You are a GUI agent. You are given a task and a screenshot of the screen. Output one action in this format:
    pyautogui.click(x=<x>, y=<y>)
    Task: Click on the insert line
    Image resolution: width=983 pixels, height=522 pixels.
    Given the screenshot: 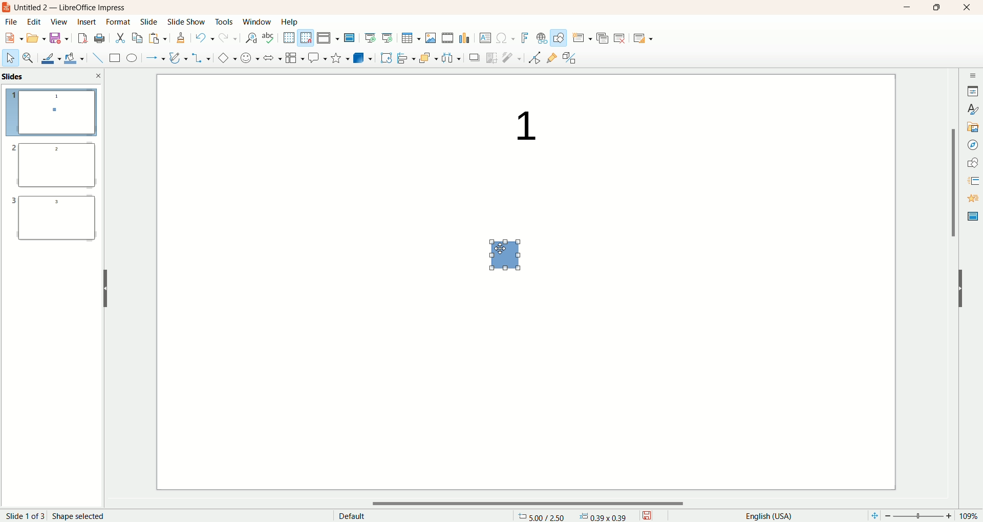 What is the action you would take?
    pyautogui.click(x=94, y=58)
    